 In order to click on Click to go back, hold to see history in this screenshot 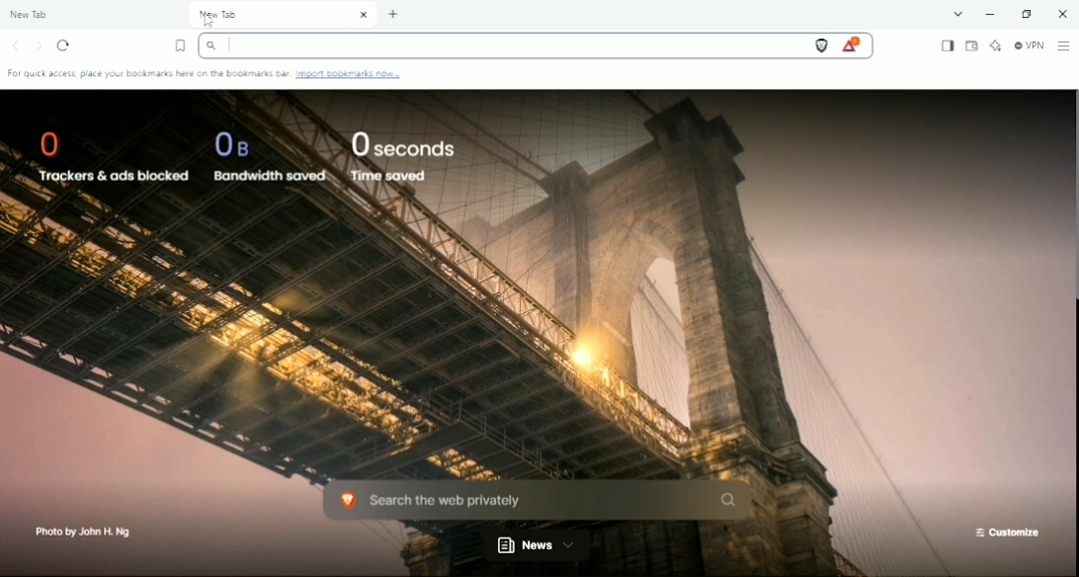, I will do `click(14, 45)`.